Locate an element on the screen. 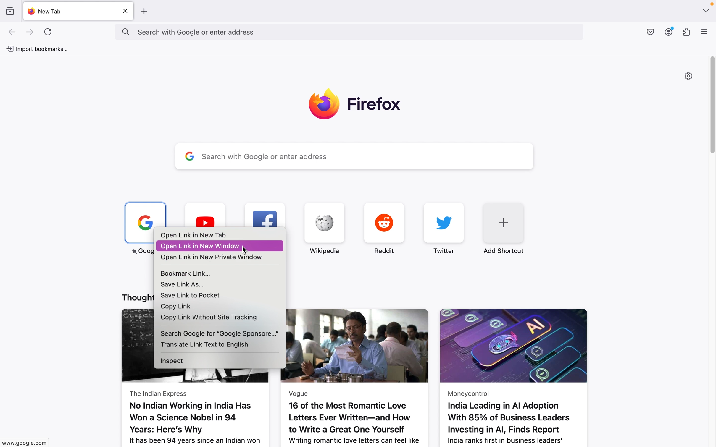 This screenshot has width=716, height=447. menu is located at coordinates (705, 33).